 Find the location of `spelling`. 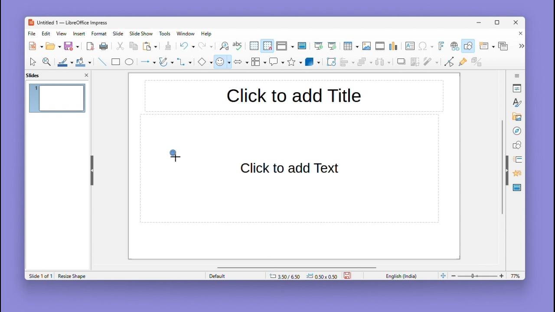

spelling is located at coordinates (238, 46).